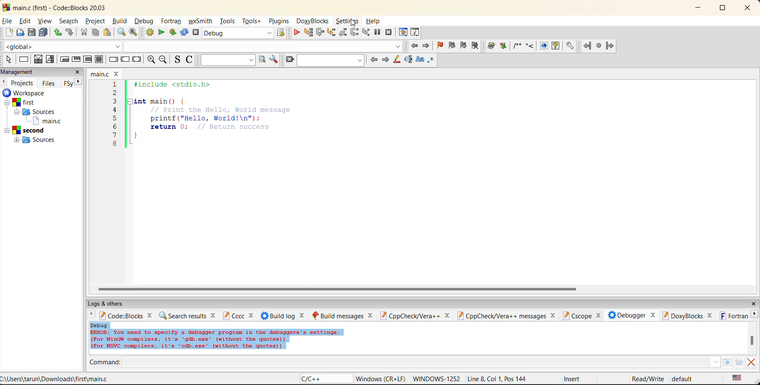  Describe the element at coordinates (173, 33) in the screenshot. I see `build and run` at that location.